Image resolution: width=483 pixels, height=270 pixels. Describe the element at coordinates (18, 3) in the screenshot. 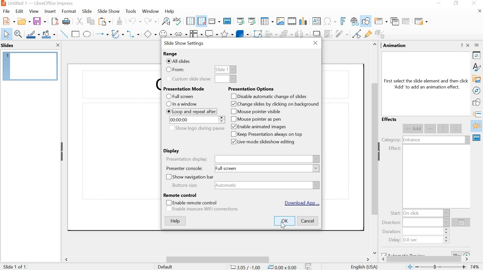

I see `file name` at that location.